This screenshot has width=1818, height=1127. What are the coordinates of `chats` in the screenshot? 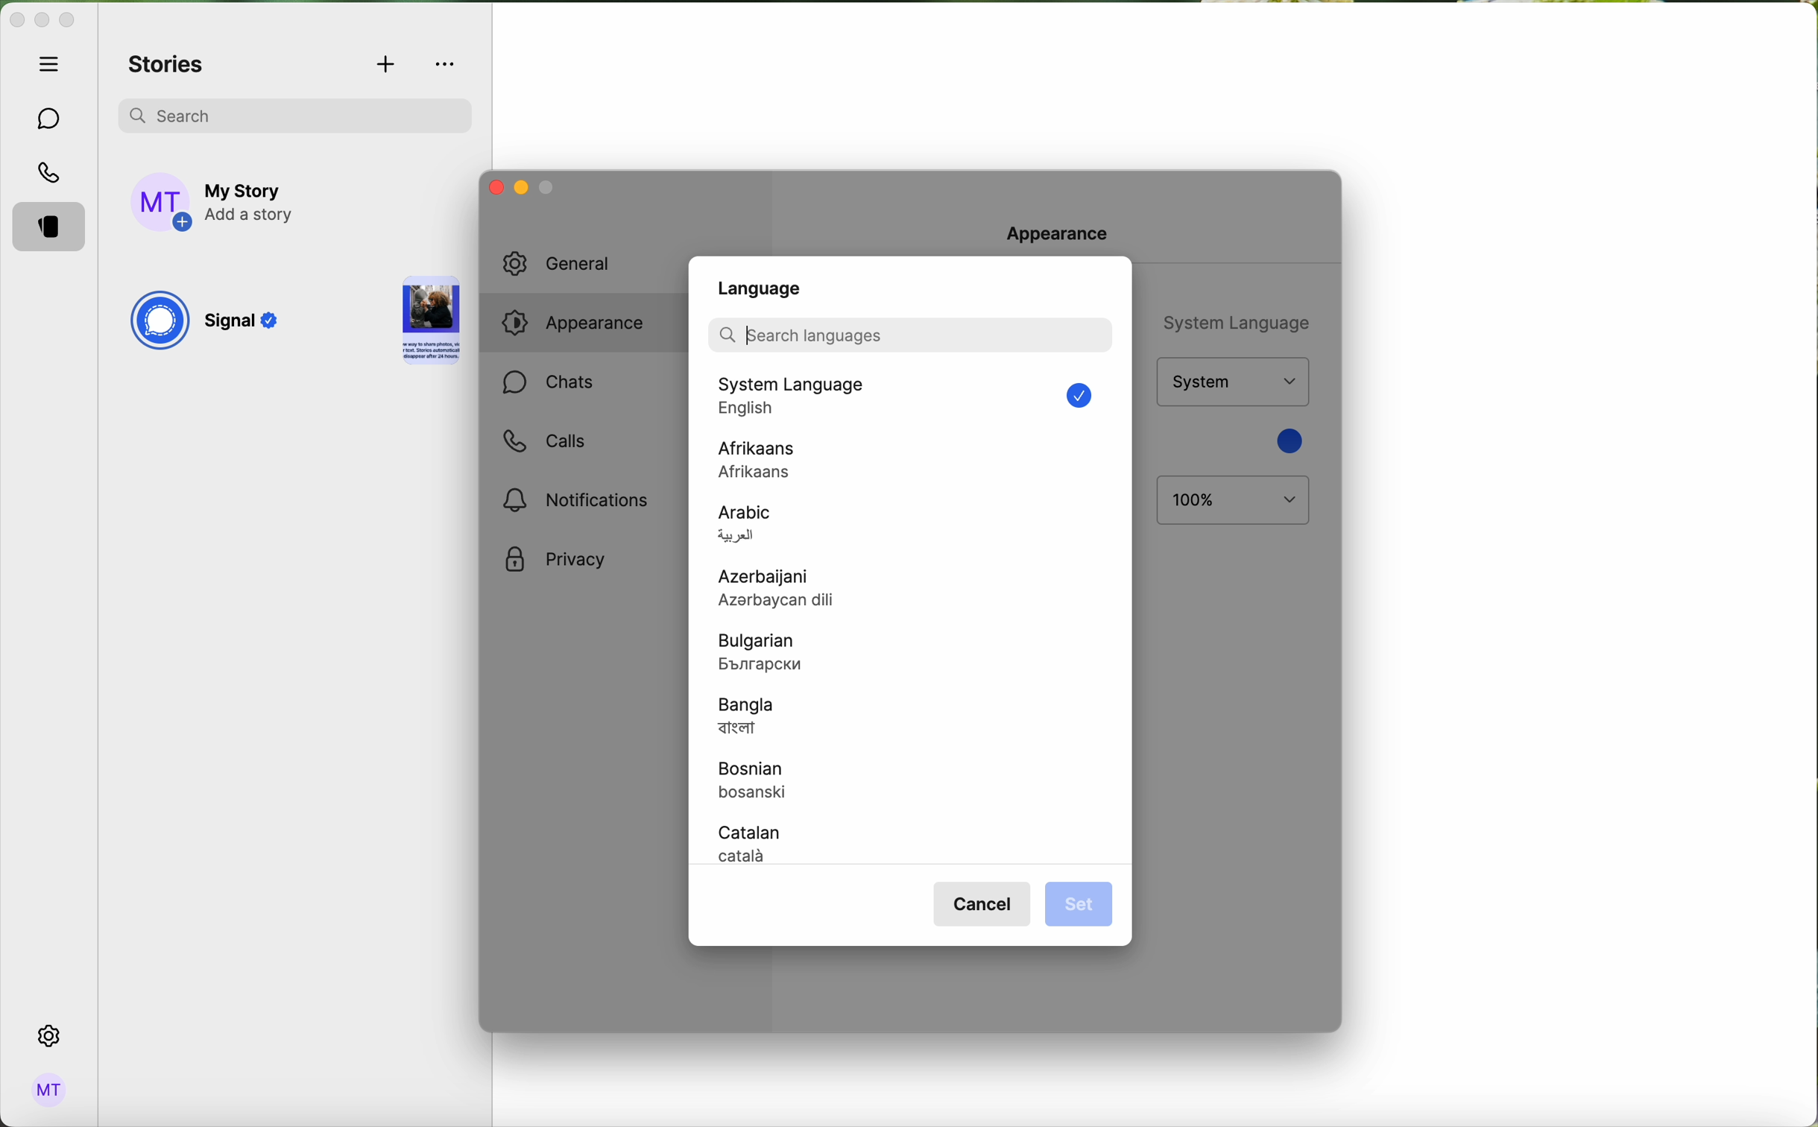 It's located at (50, 119).